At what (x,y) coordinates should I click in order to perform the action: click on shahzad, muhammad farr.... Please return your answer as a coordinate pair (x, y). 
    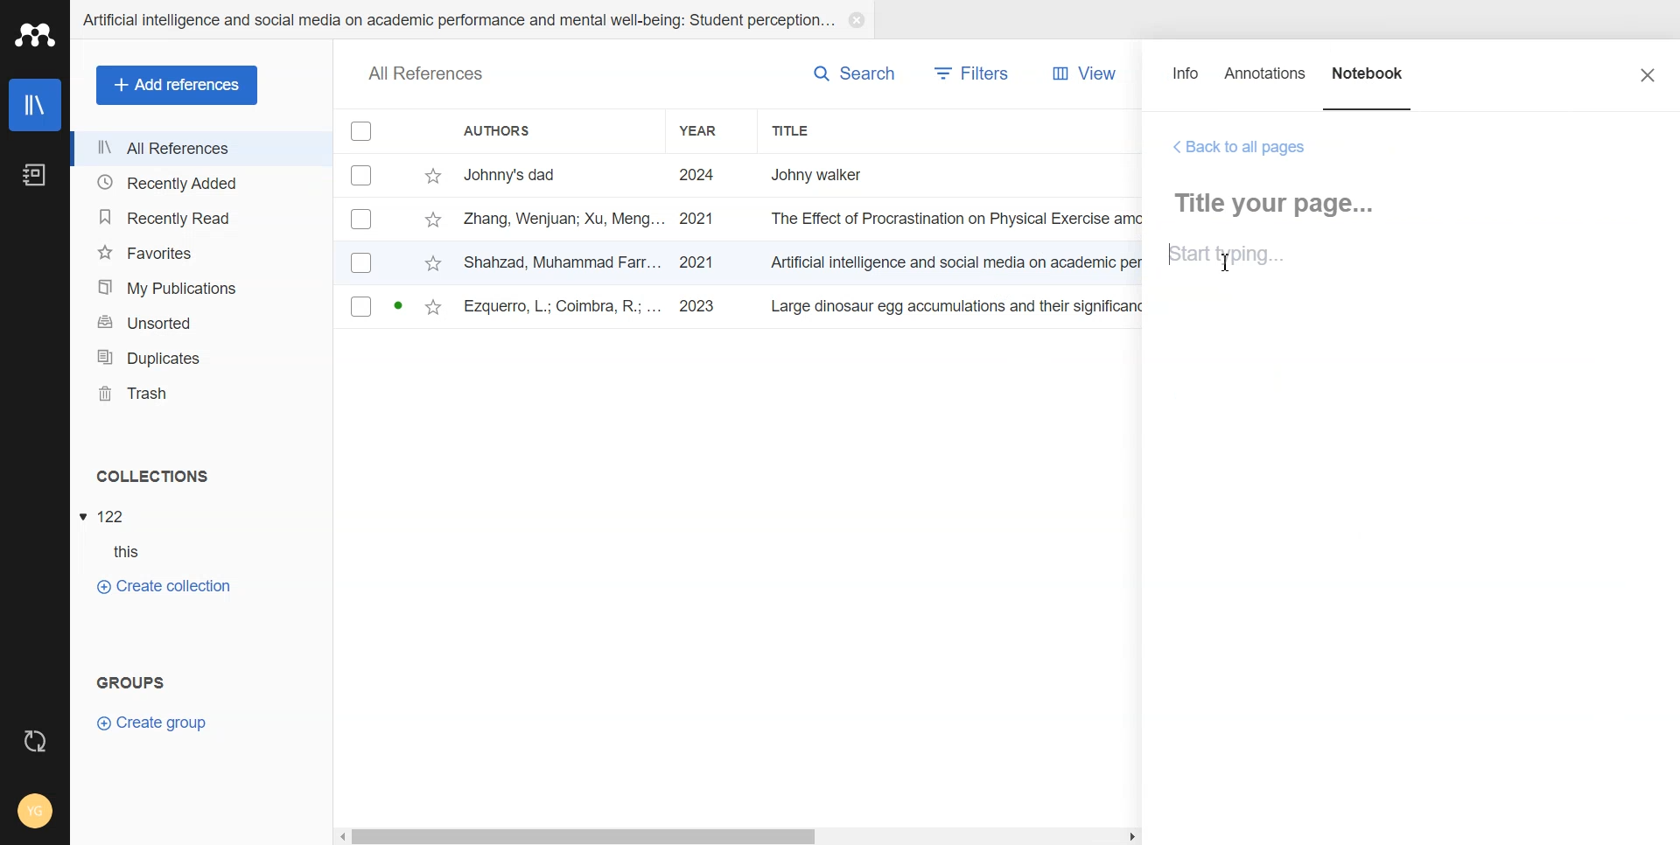
    Looking at the image, I should click on (564, 262).